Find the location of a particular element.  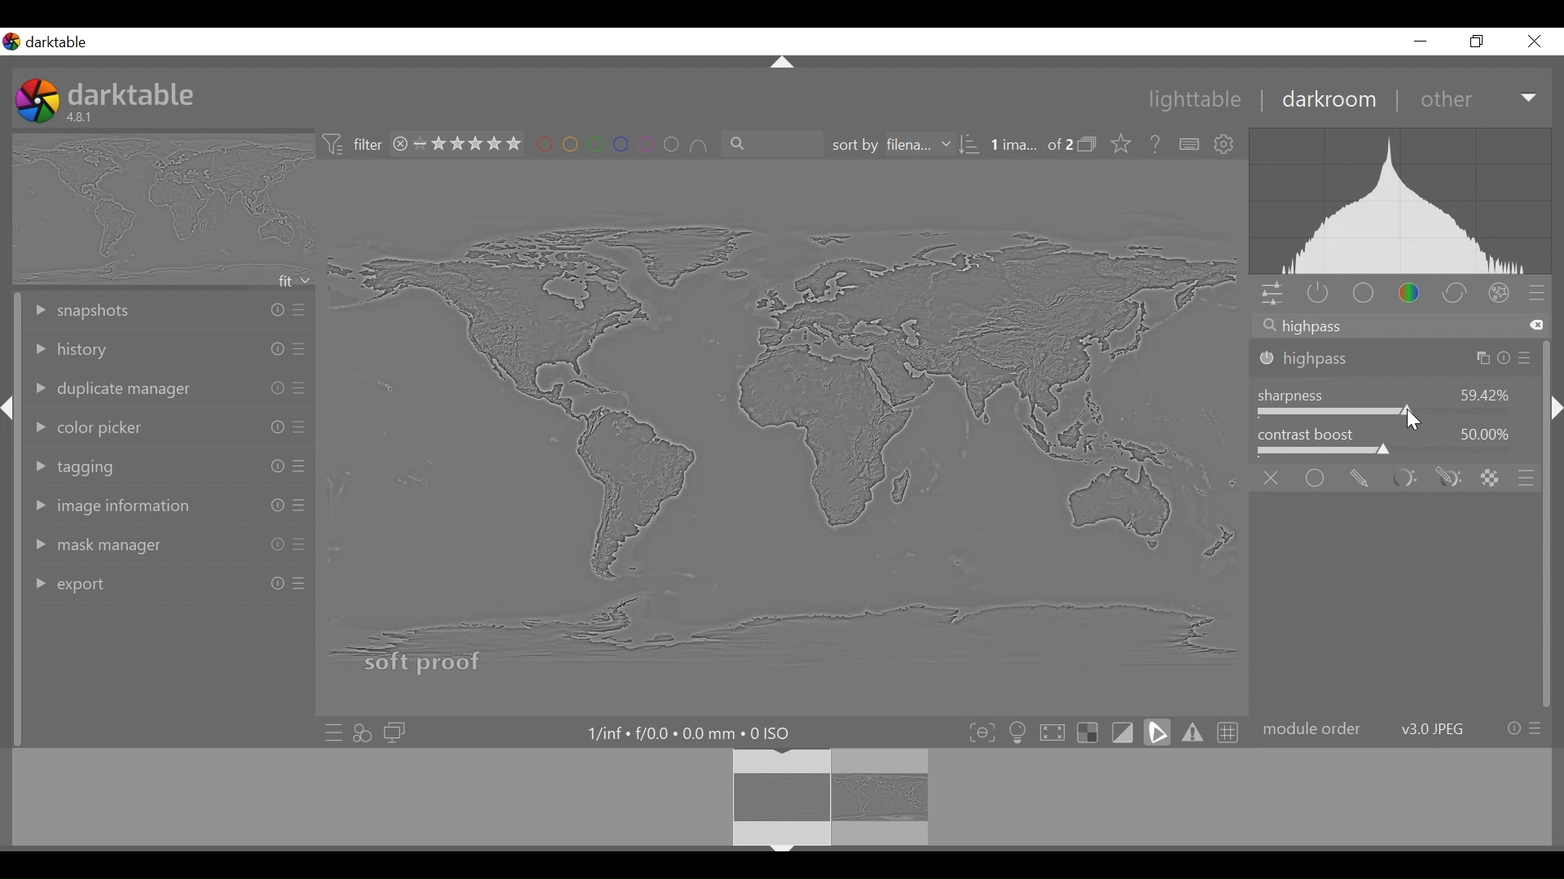

show global preferences is located at coordinates (1228, 146).